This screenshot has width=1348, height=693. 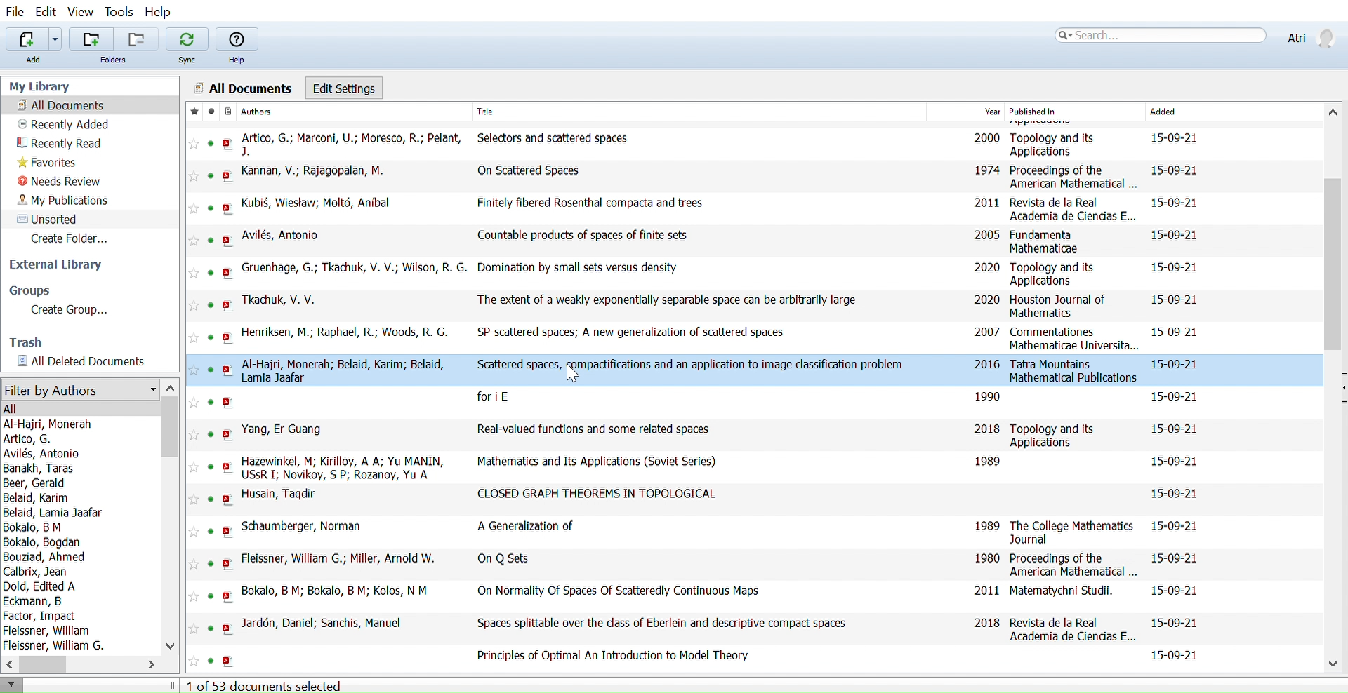 What do you see at coordinates (190, 274) in the screenshot?
I see `Favourite` at bounding box center [190, 274].